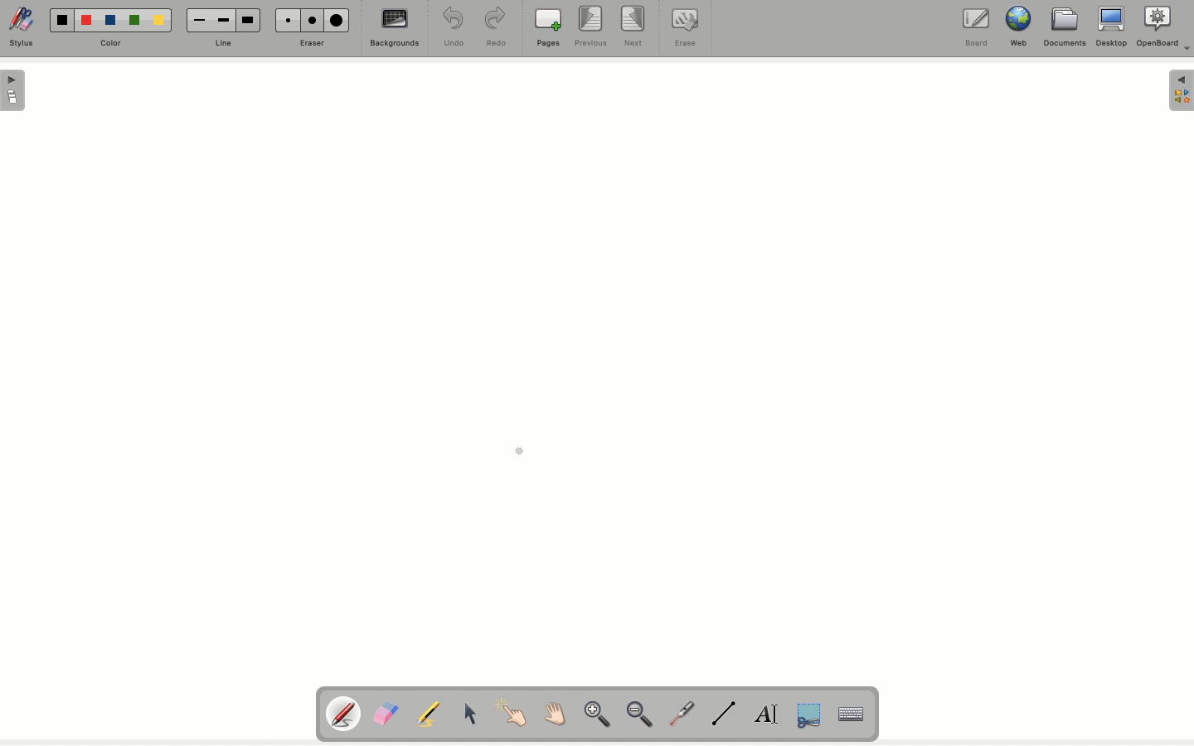 The image size is (1194, 746). What do you see at coordinates (431, 714) in the screenshot?
I see `Highlighter` at bounding box center [431, 714].